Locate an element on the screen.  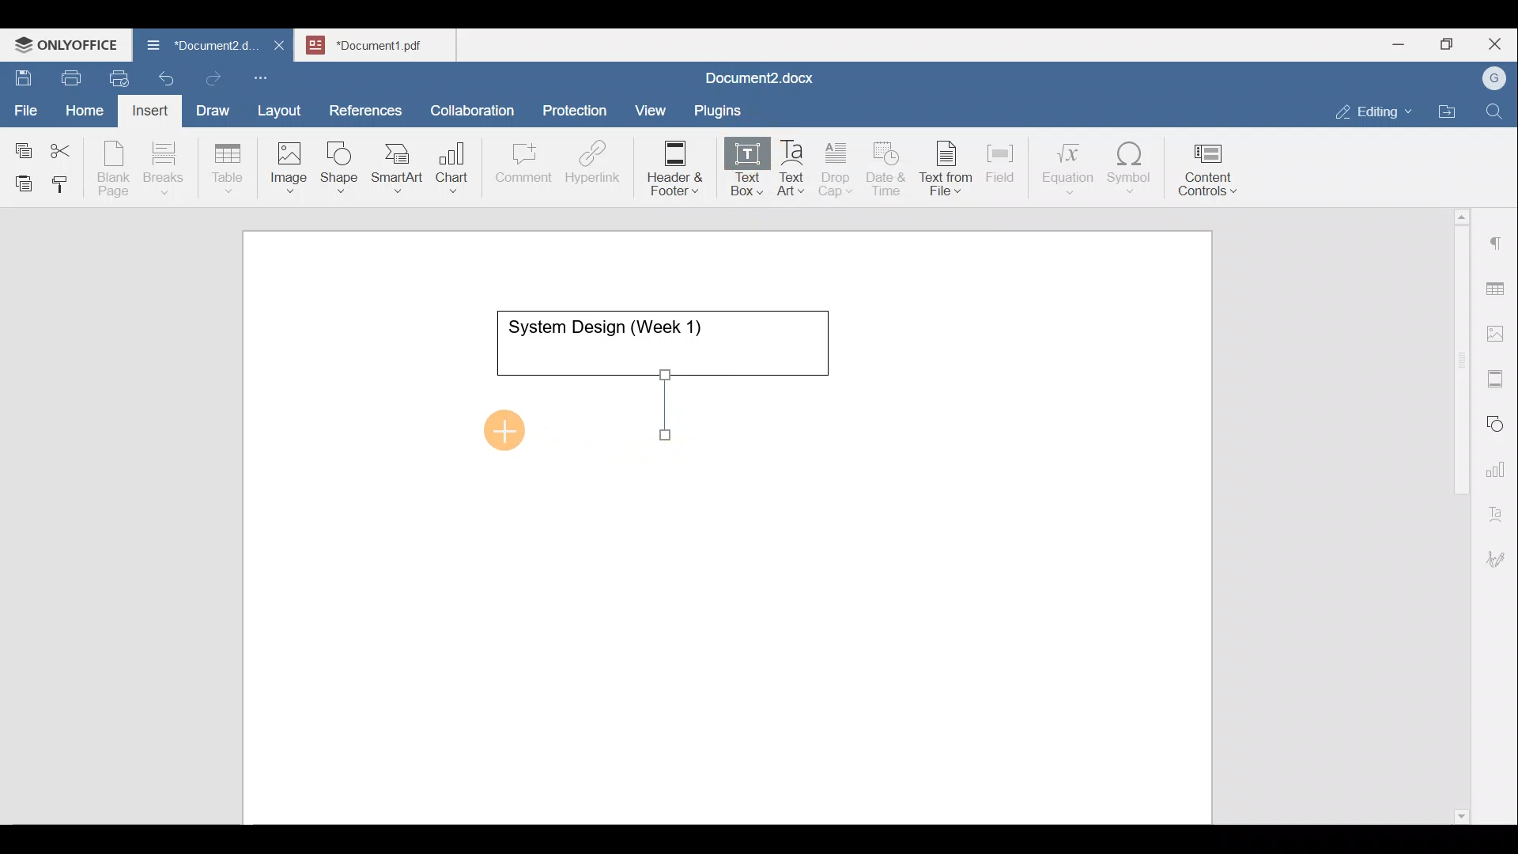
Cursor is located at coordinates (508, 424).